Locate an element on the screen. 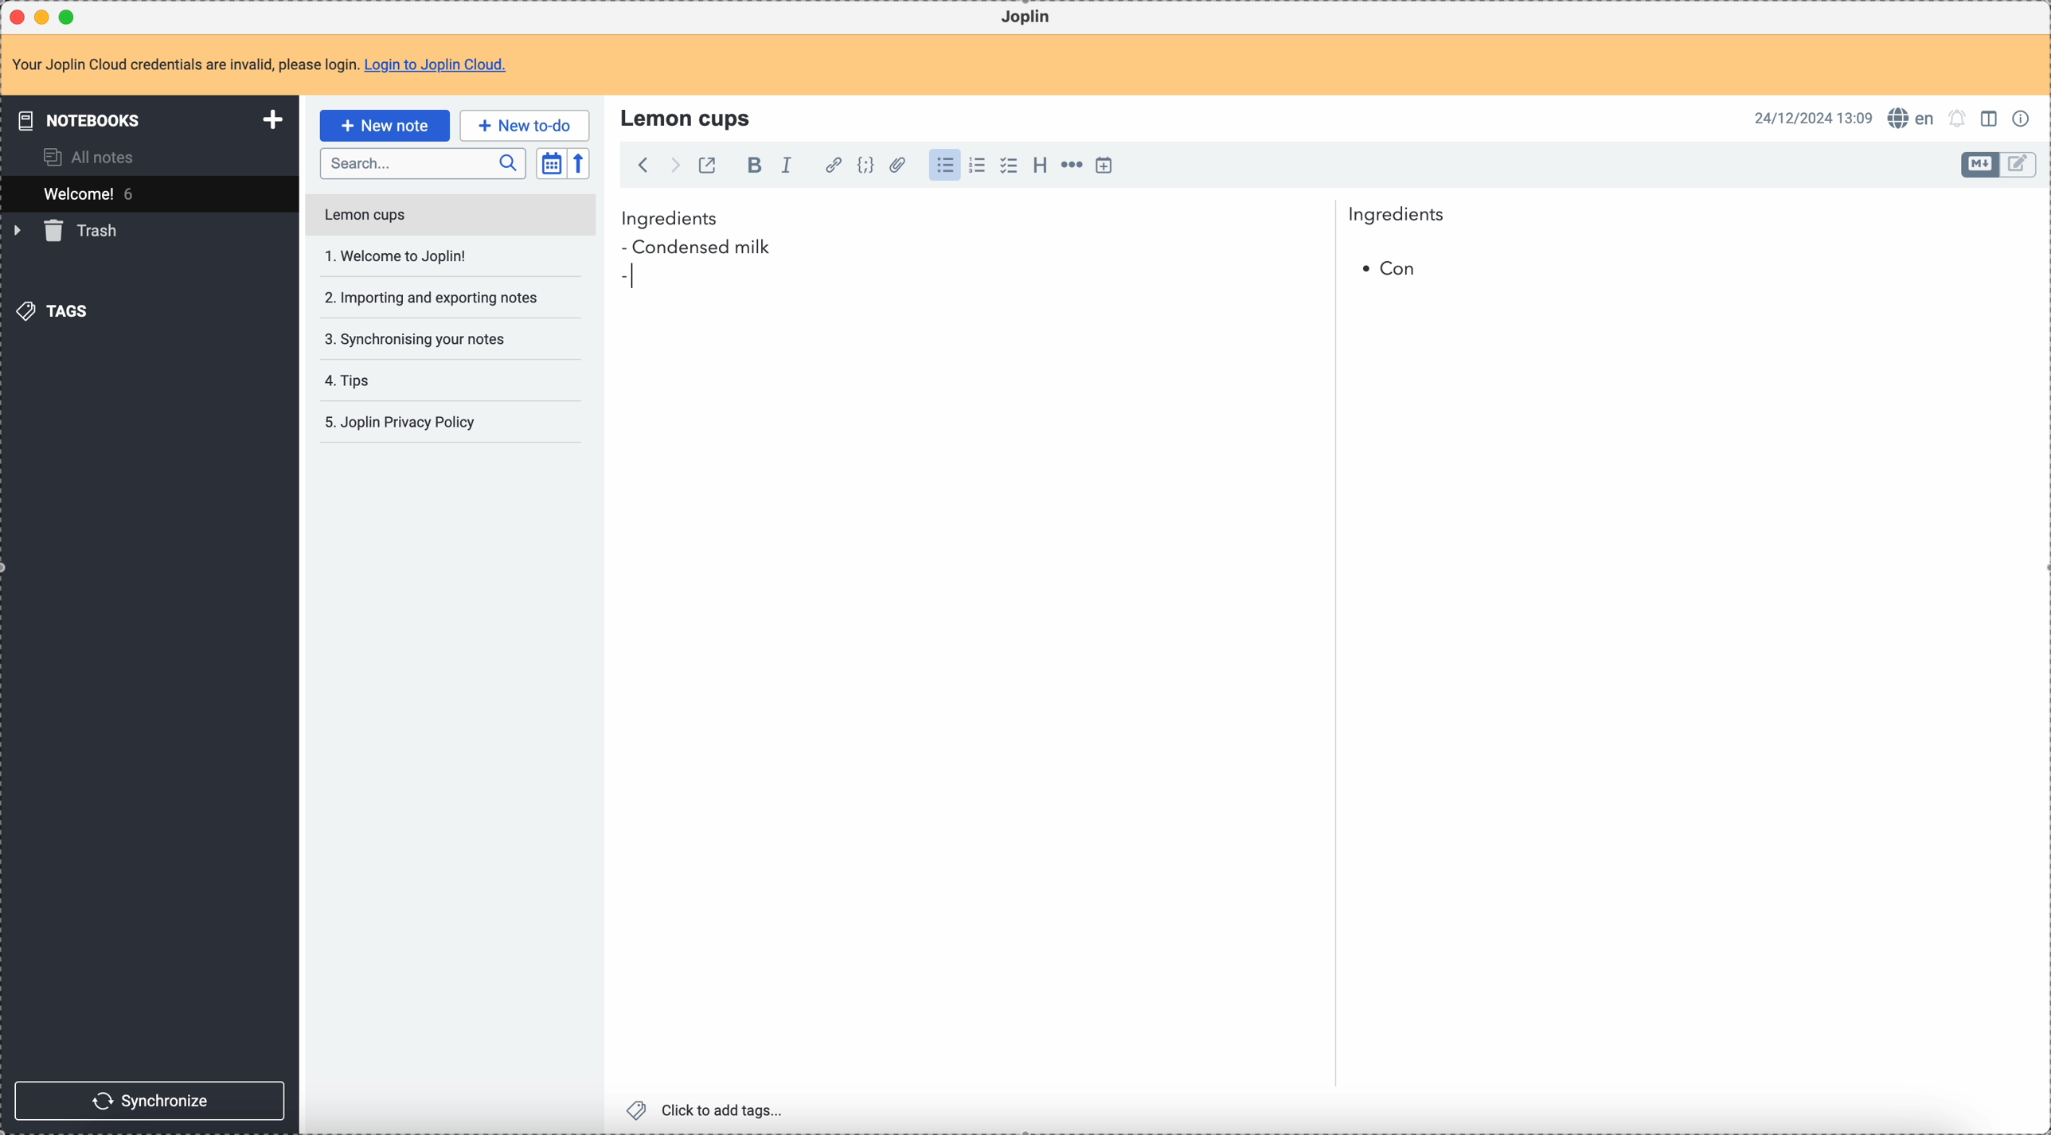  tips is located at coordinates (350, 382).